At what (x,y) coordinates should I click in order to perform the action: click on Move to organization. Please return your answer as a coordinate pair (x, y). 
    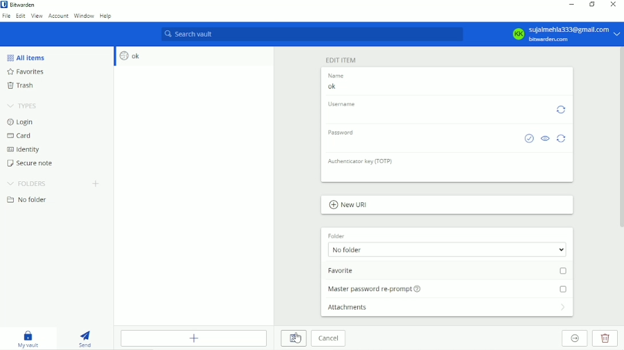
    Looking at the image, I should click on (574, 338).